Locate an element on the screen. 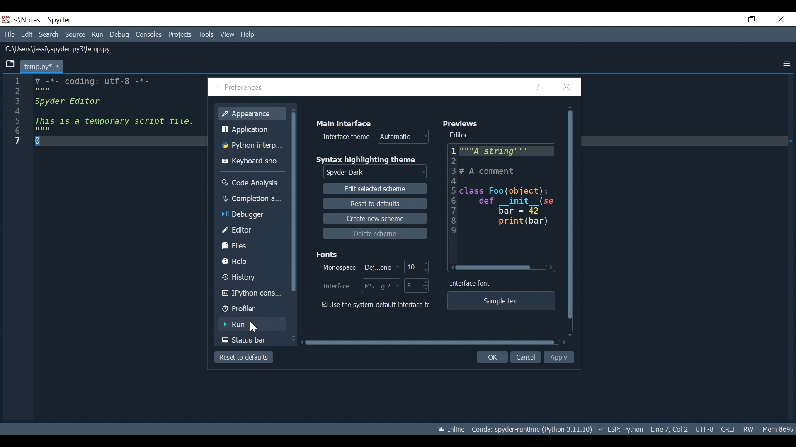  Search is located at coordinates (49, 35).